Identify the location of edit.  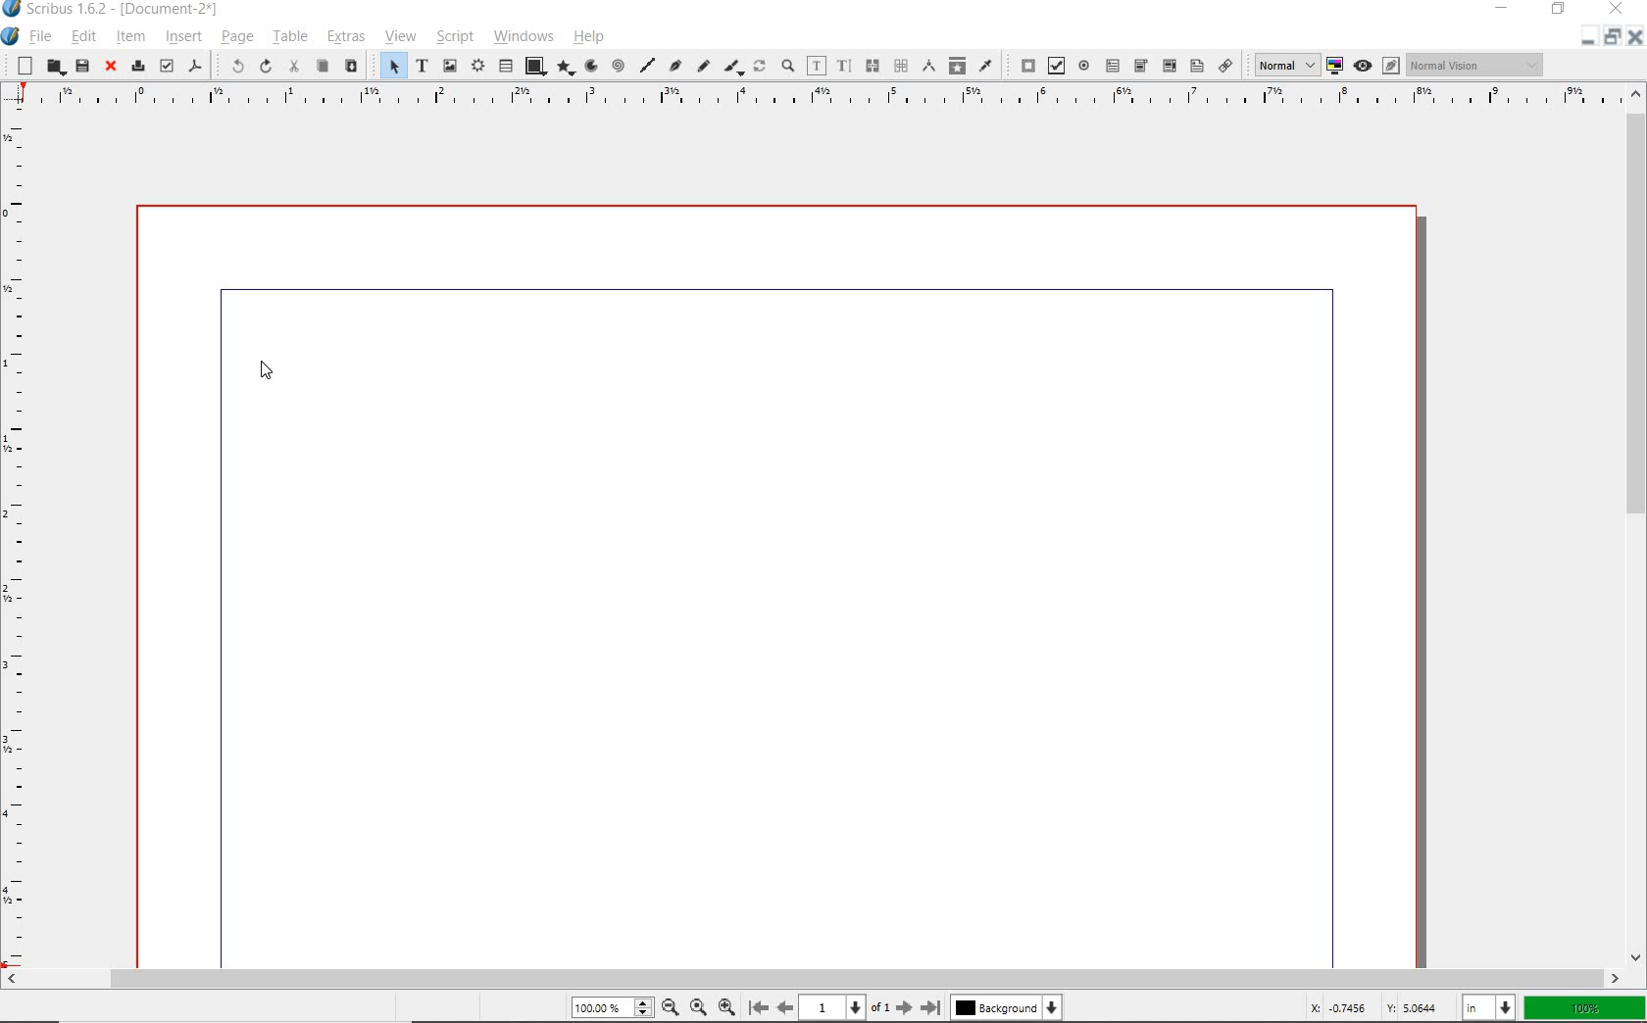
(84, 36).